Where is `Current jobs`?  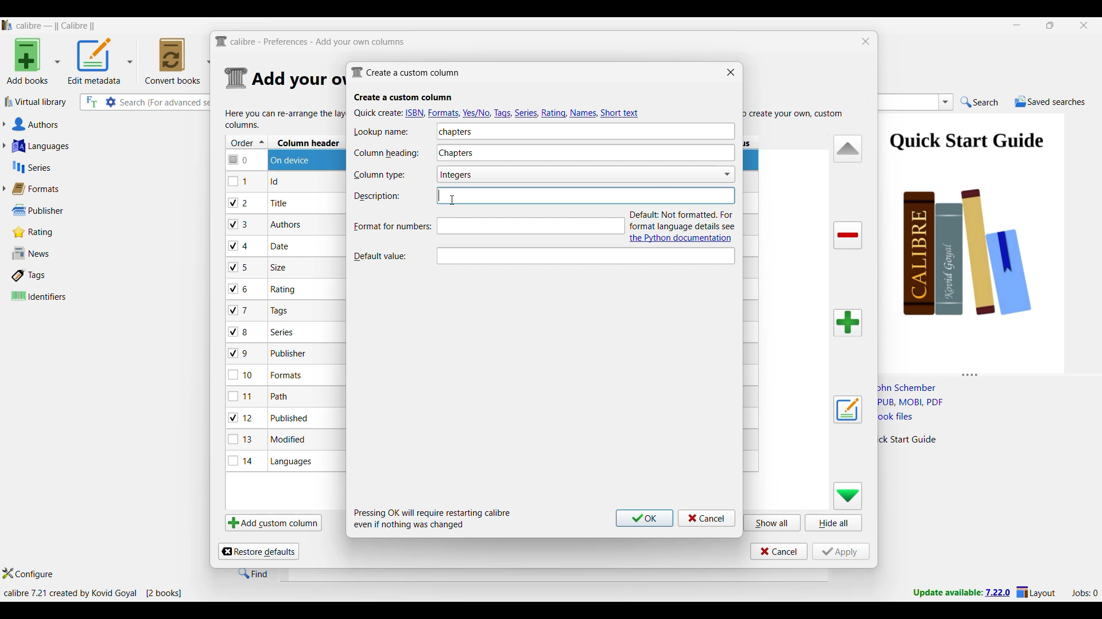 Current jobs is located at coordinates (1084, 593).